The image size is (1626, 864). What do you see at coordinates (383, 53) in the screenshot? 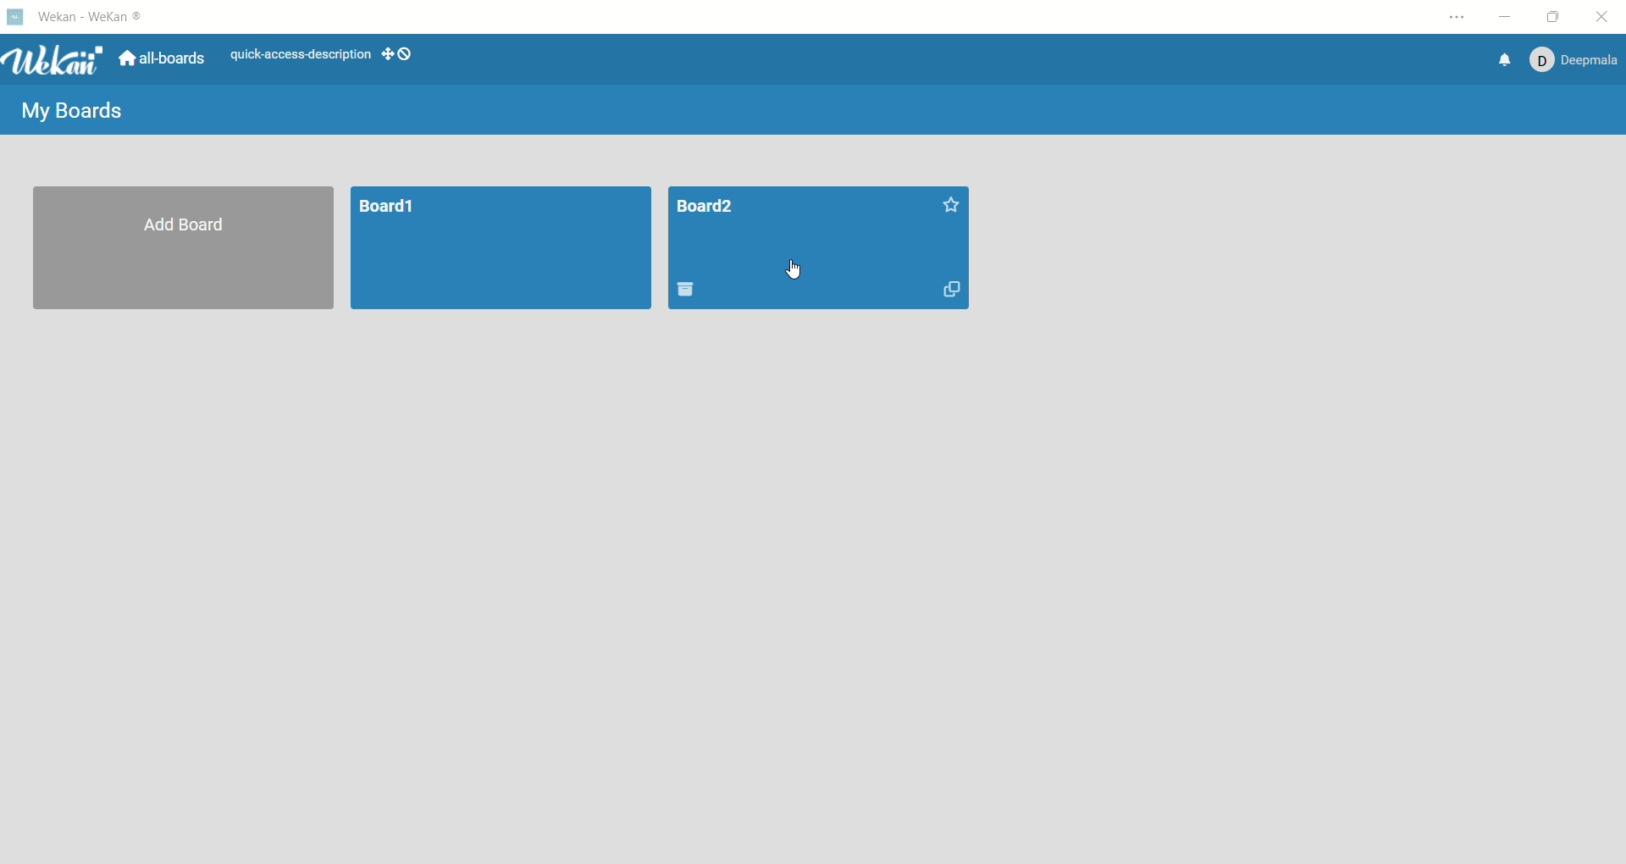
I see `show-desktp-drag-handles` at bounding box center [383, 53].